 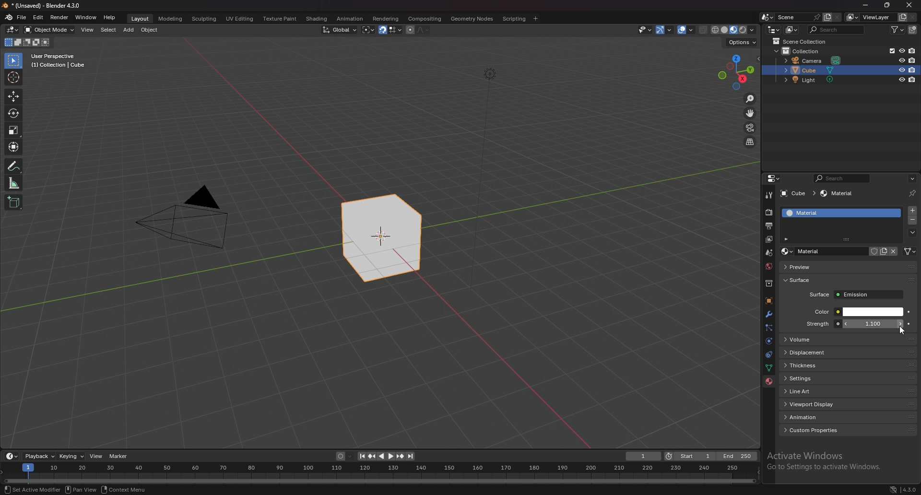 What do you see at coordinates (865, 5) in the screenshot?
I see `minimize` at bounding box center [865, 5].